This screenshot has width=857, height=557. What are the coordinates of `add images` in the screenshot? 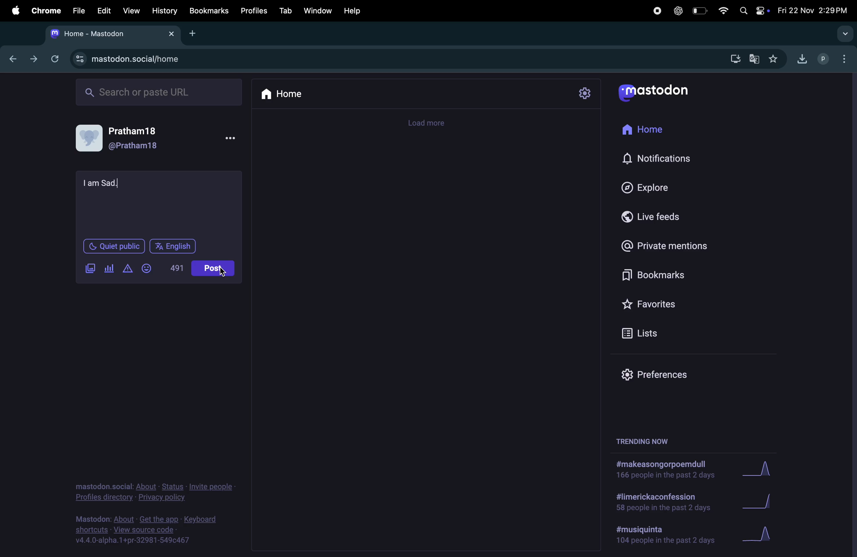 It's located at (89, 268).